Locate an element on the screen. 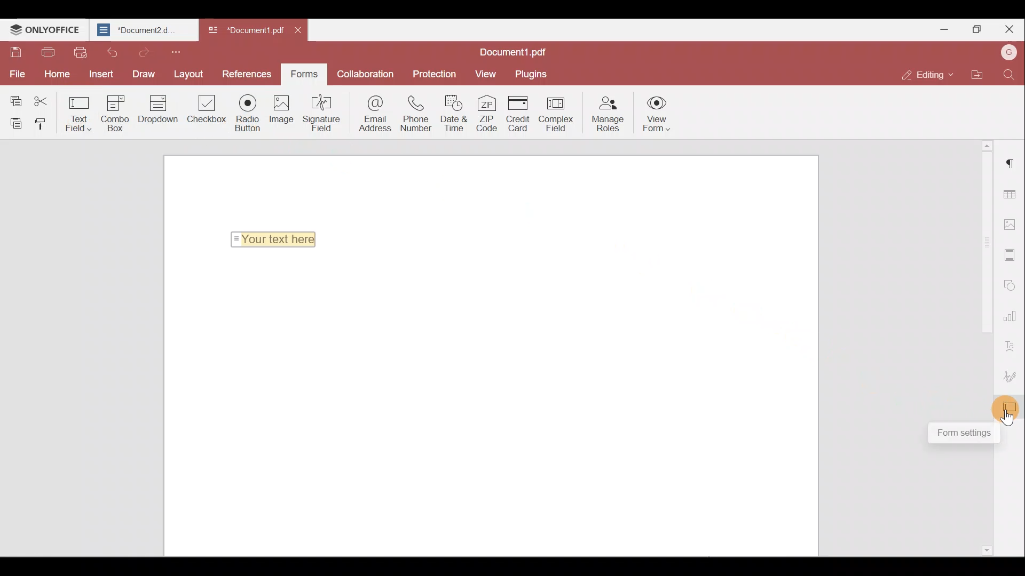 The width and height of the screenshot is (1025, 576). Close document is located at coordinates (301, 32).